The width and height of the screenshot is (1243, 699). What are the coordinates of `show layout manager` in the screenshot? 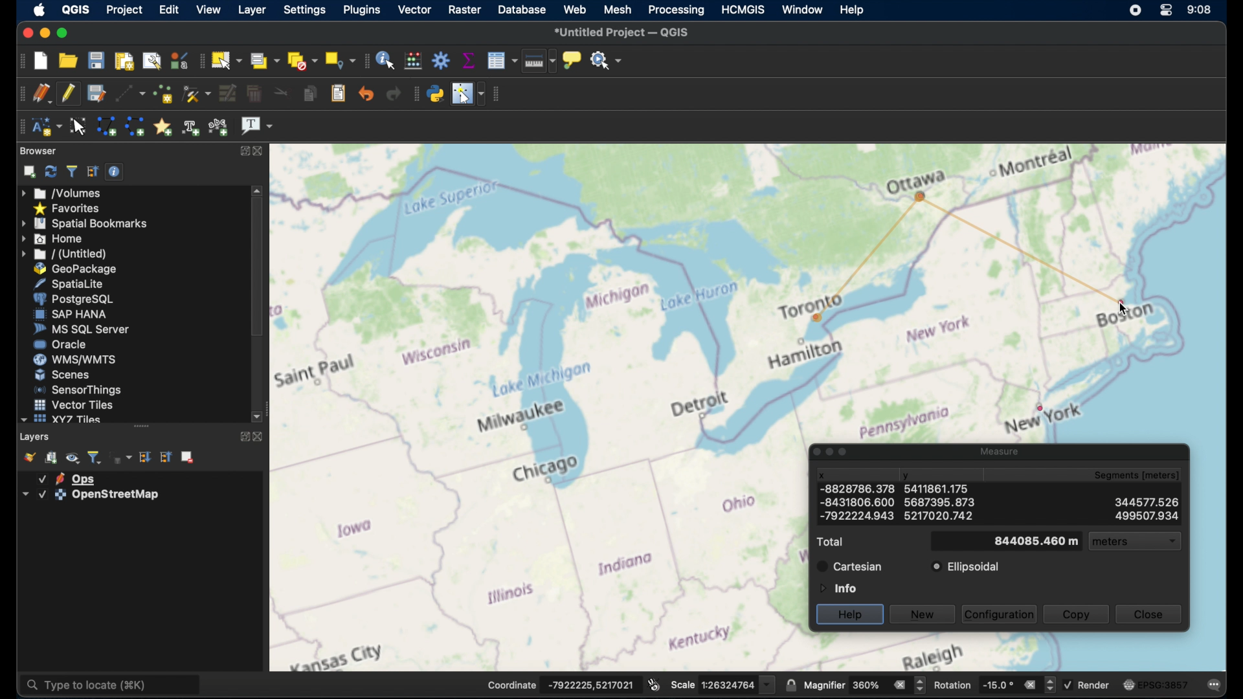 It's located at (151, 59).